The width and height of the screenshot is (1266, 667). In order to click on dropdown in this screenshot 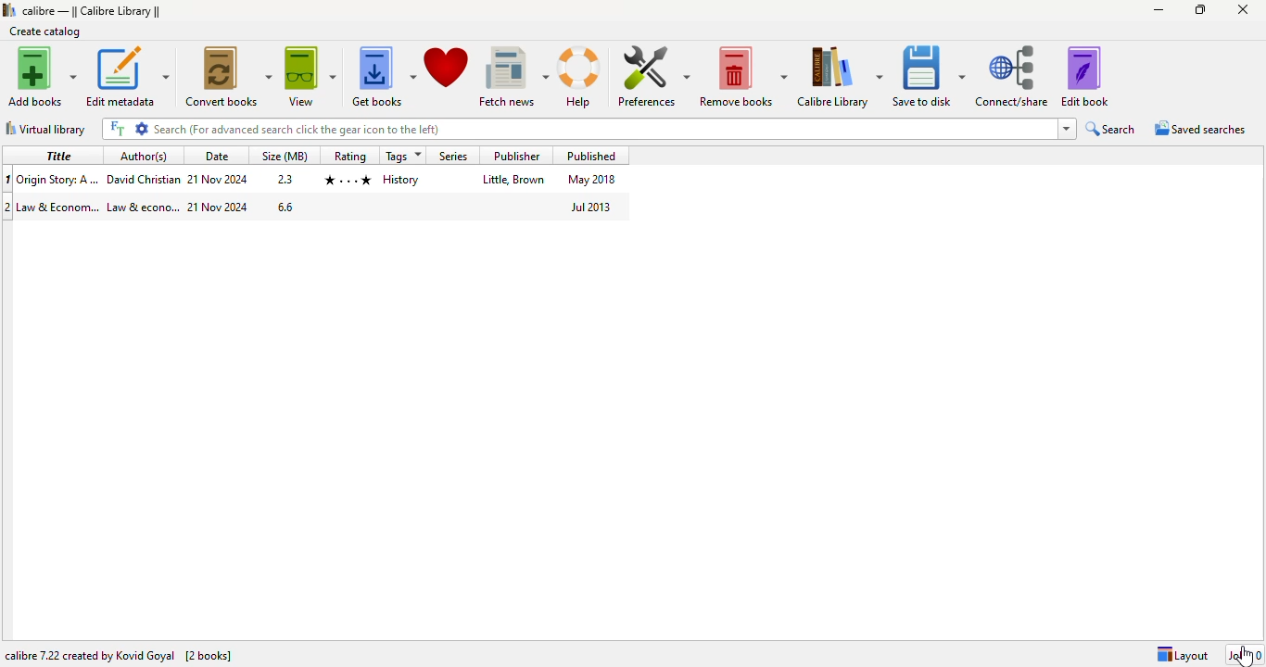, I will do `click(1067, 129)`.